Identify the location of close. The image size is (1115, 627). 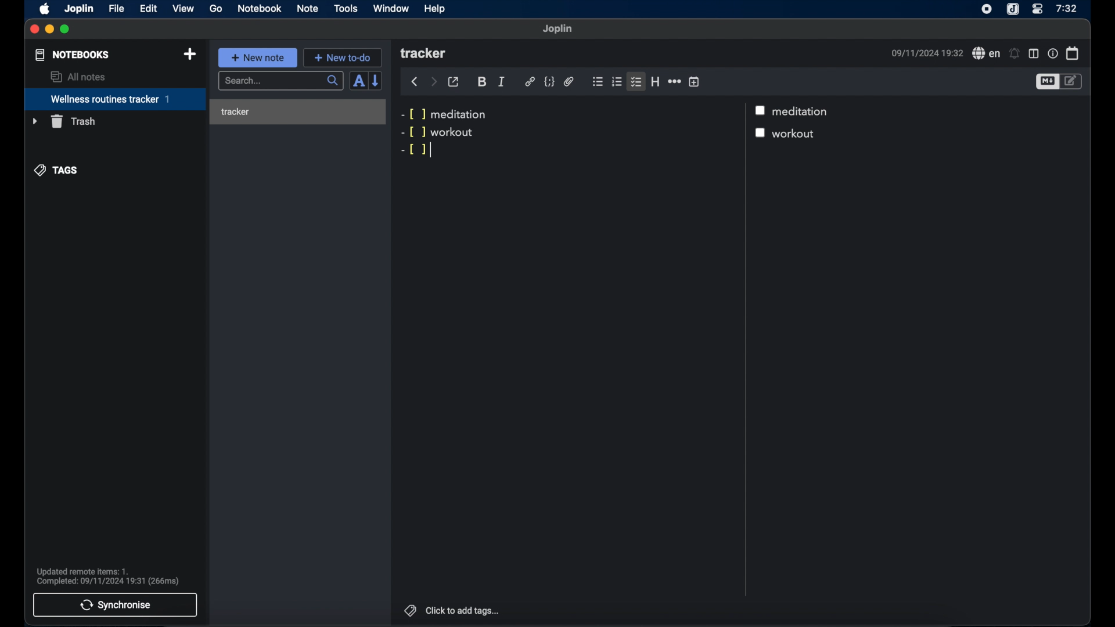
(35, 30).